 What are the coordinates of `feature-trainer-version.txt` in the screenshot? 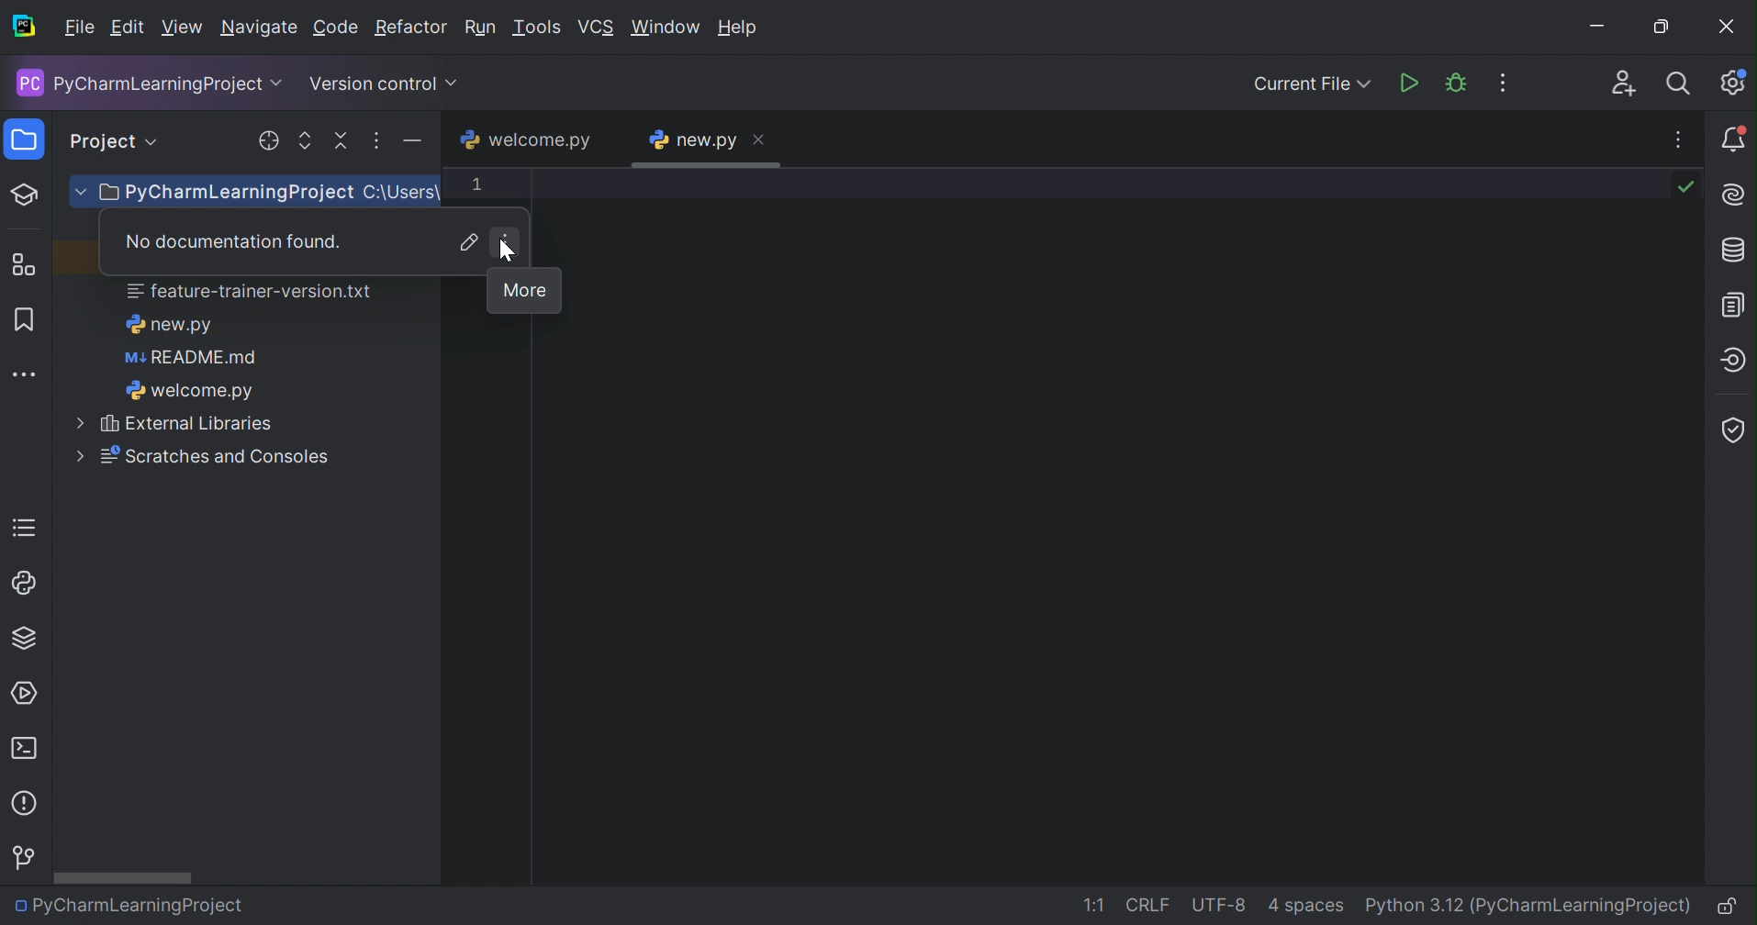 It's located at (252, 294).